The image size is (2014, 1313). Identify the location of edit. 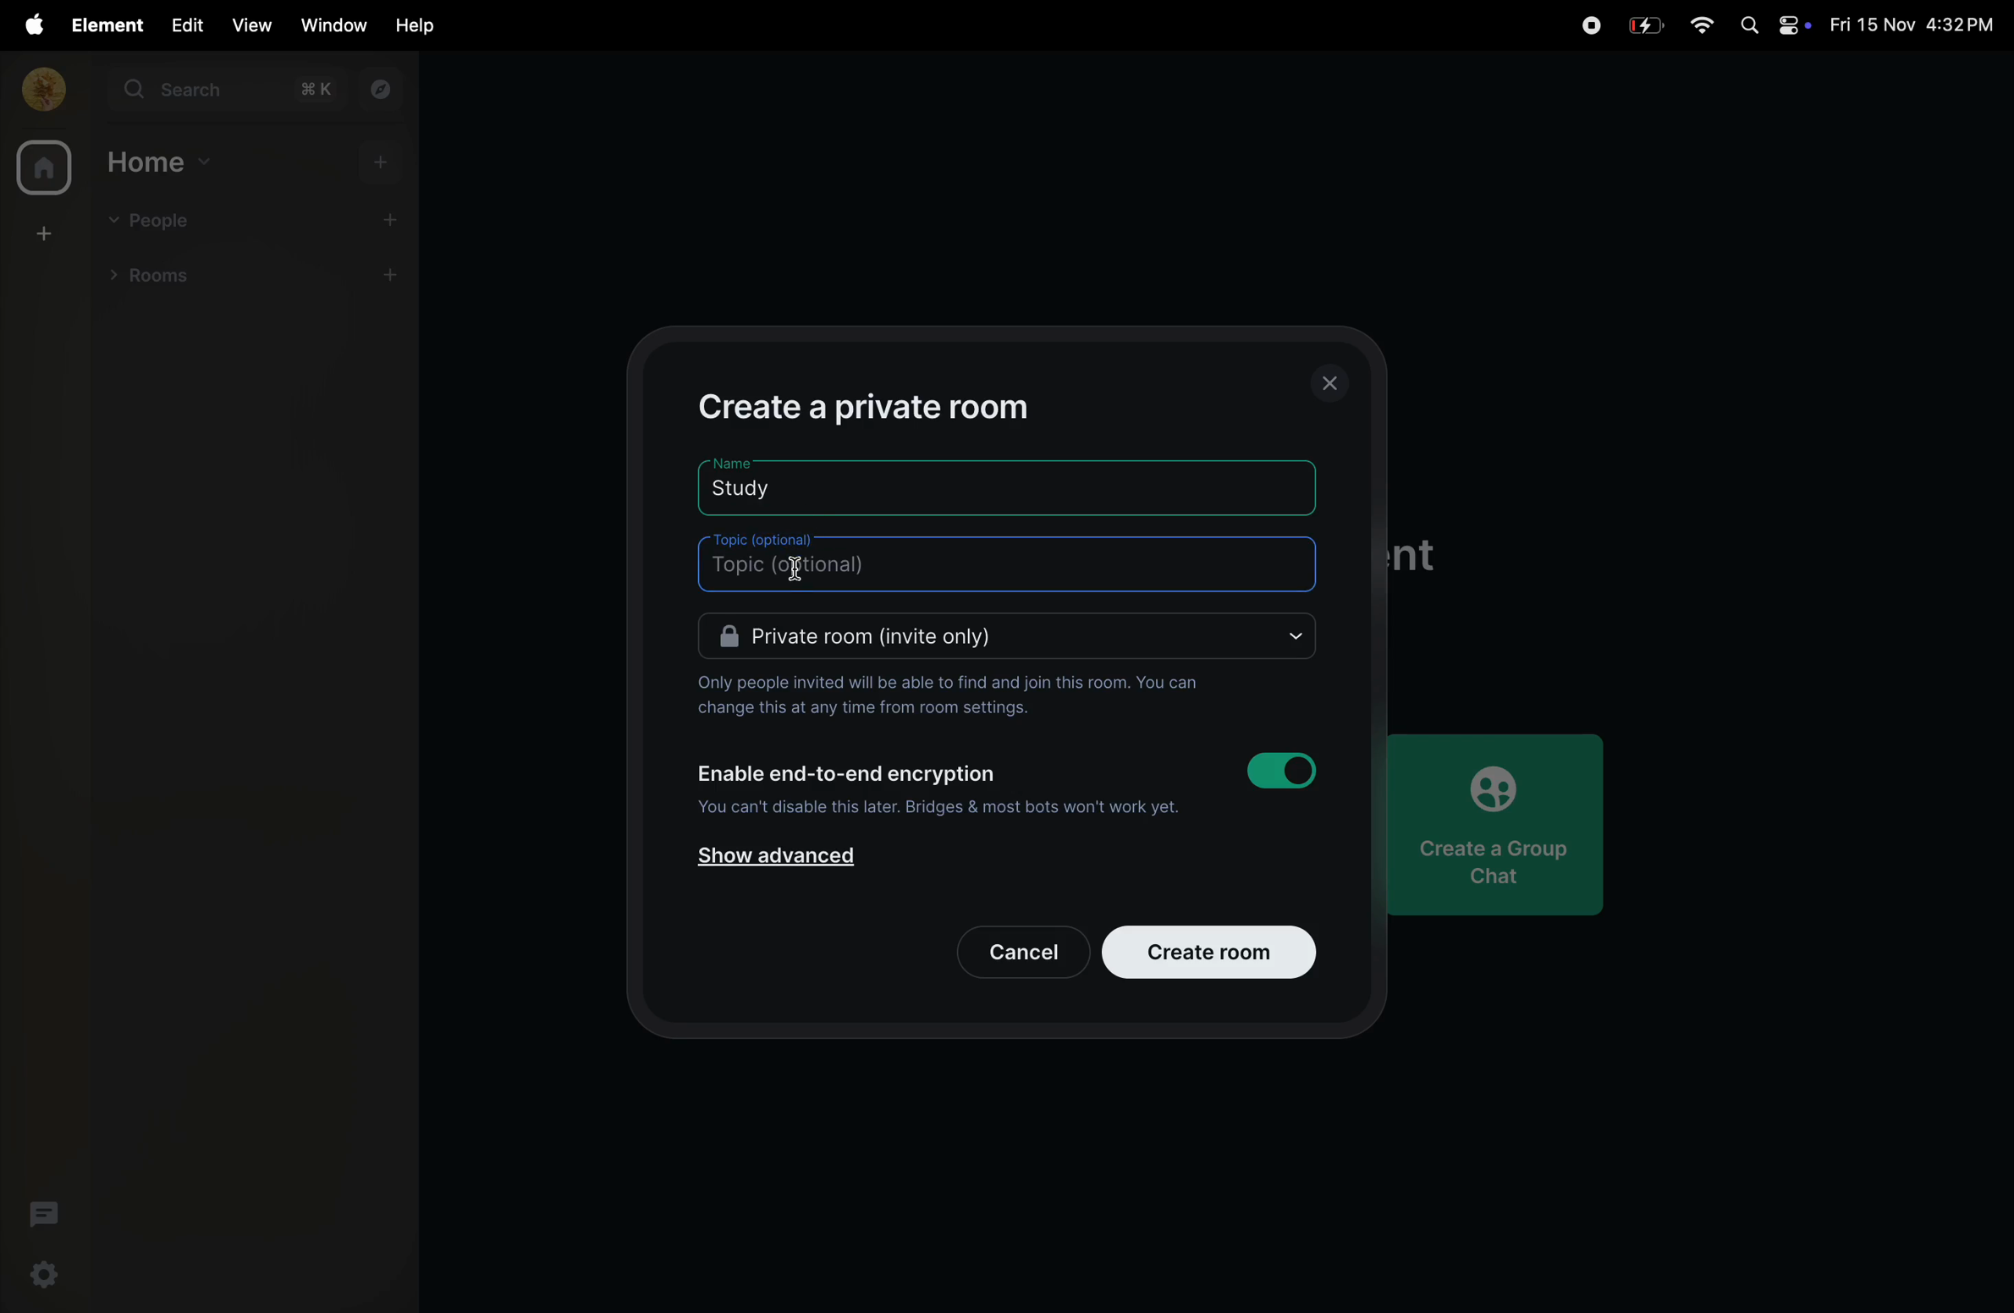
(183, 25).